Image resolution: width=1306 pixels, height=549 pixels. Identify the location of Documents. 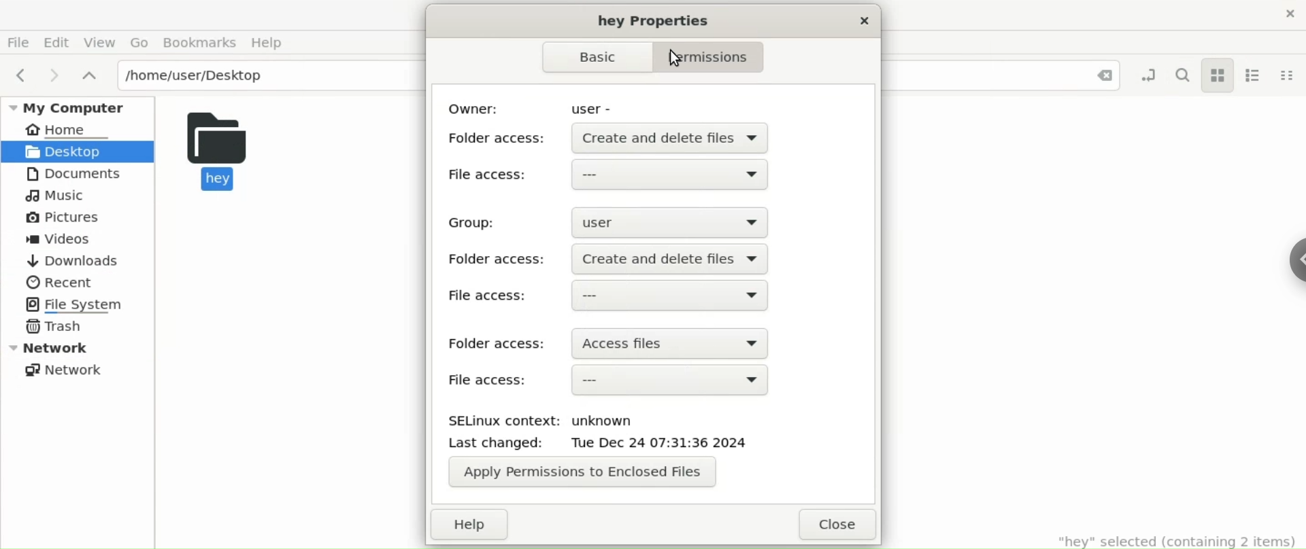
(71, 175).